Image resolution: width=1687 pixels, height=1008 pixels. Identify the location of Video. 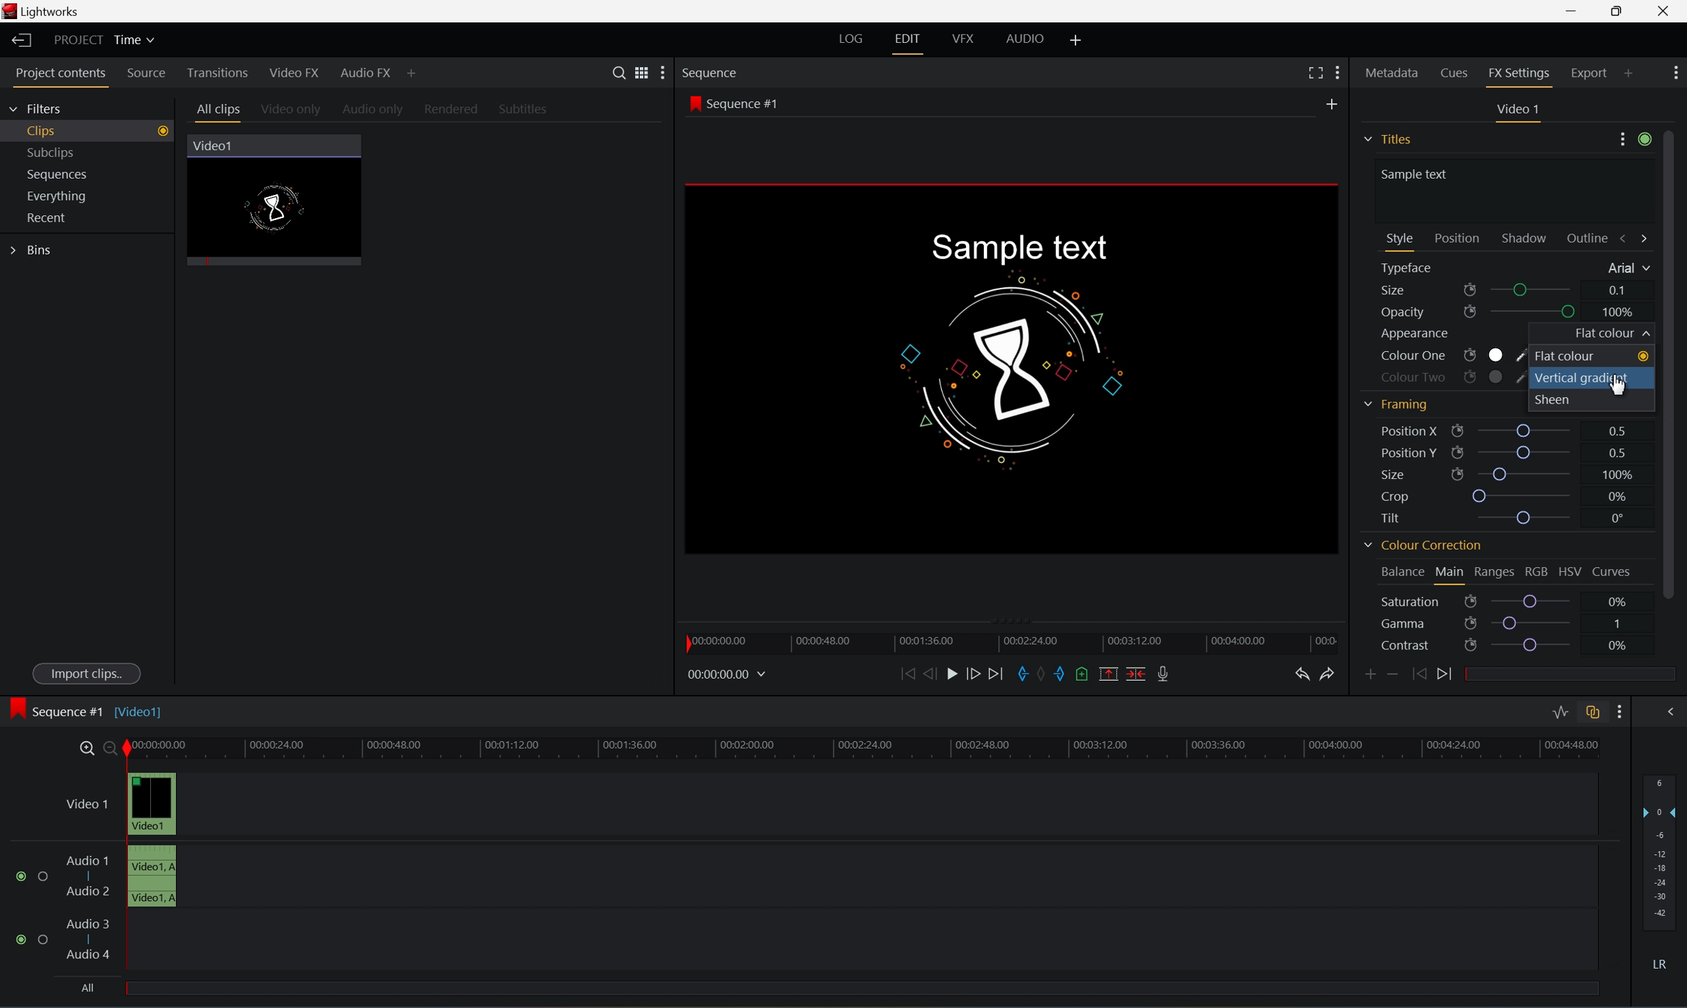
(284, 209).